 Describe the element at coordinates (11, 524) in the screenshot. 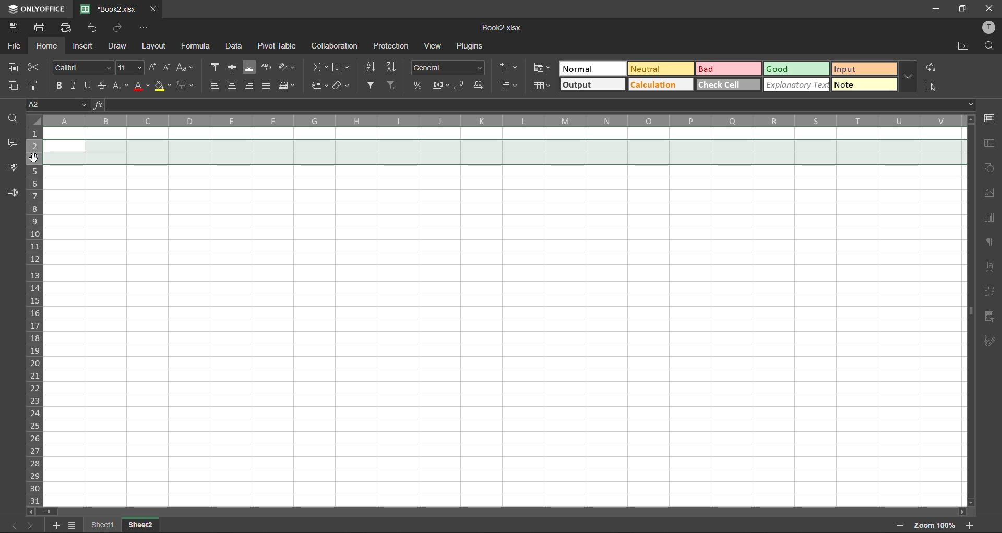

I see `previous` at that location.